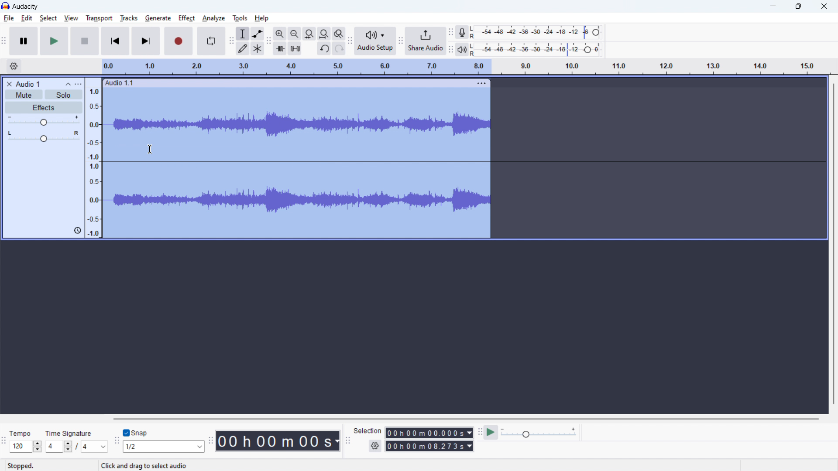  What do you see at coordinates (213, 18) in the screenshot?
I see `analyse` at bounding box center [213, 18].